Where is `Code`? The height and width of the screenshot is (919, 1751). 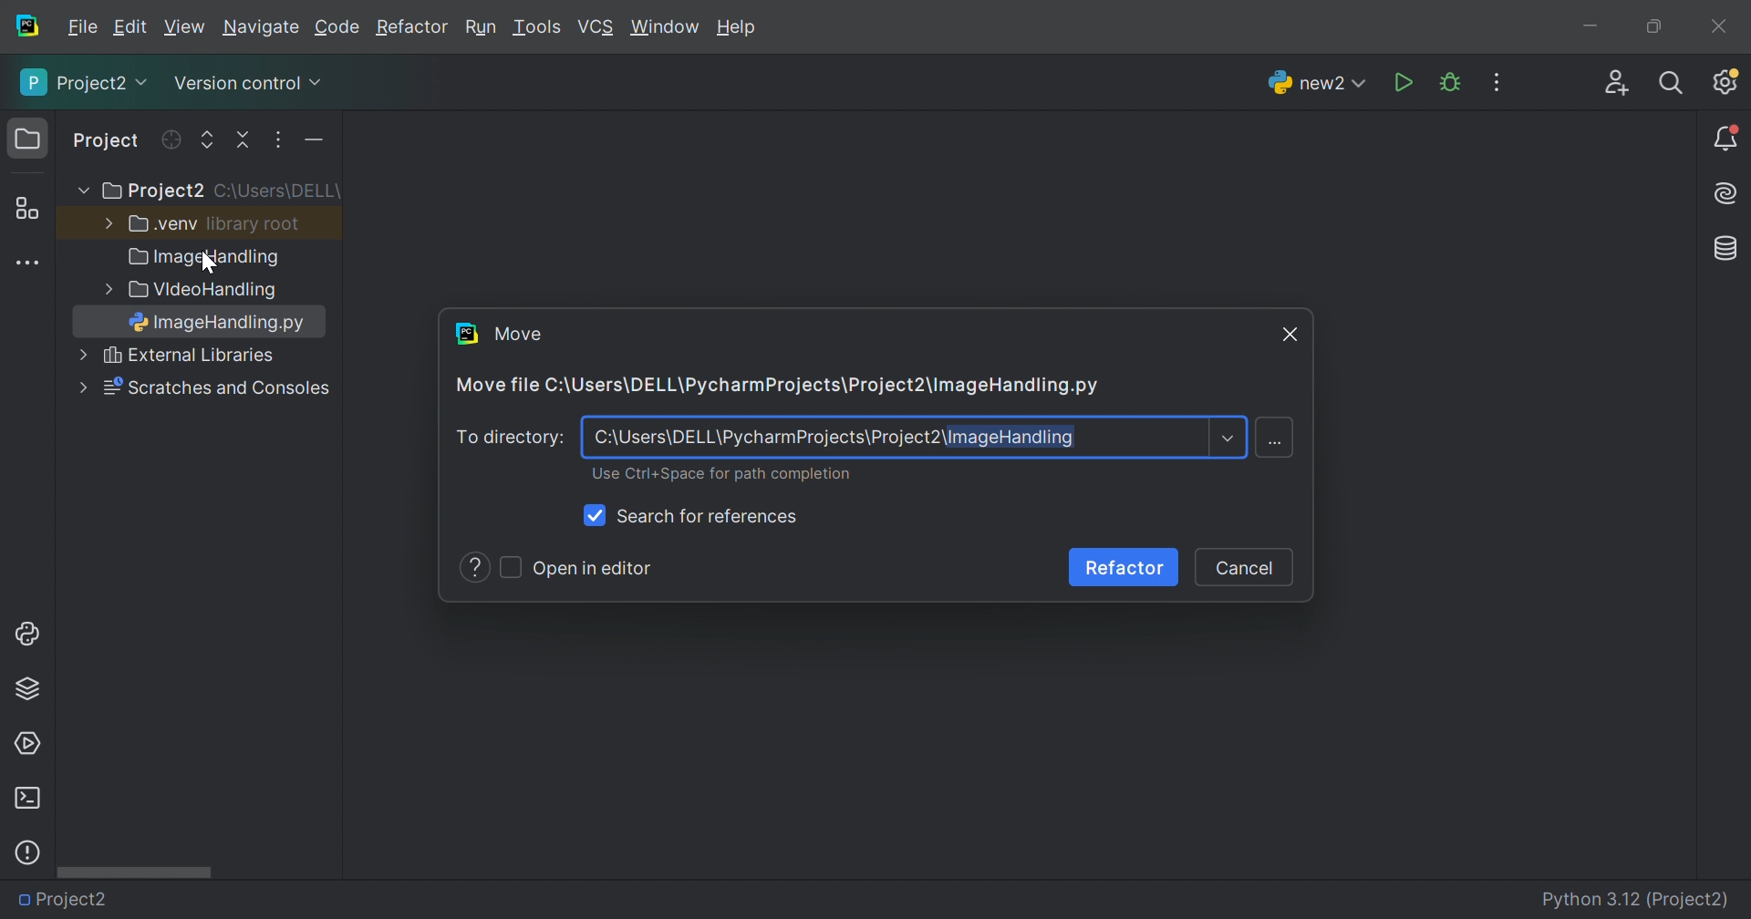
Code is located at coordinates (340, 28).